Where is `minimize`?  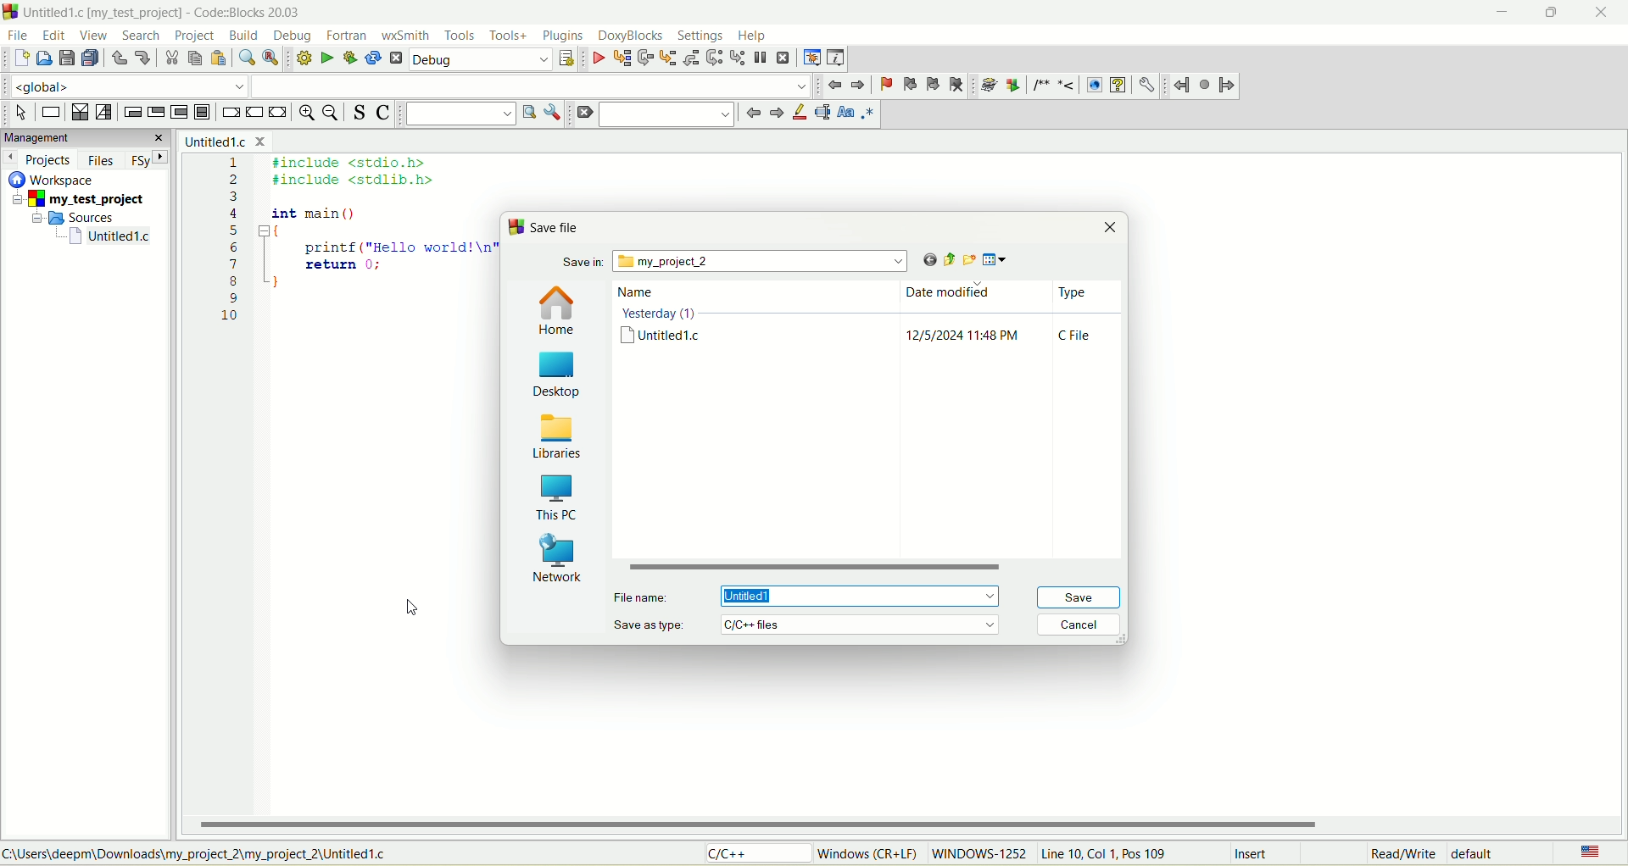 minimize is located at coordinates (1498, 15).